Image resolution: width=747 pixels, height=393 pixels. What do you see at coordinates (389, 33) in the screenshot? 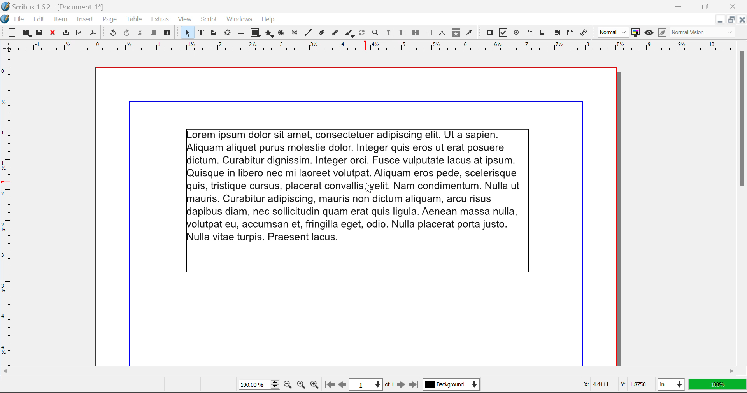
I see `Edit Contents of Frame` at bounding box center [389, 33].